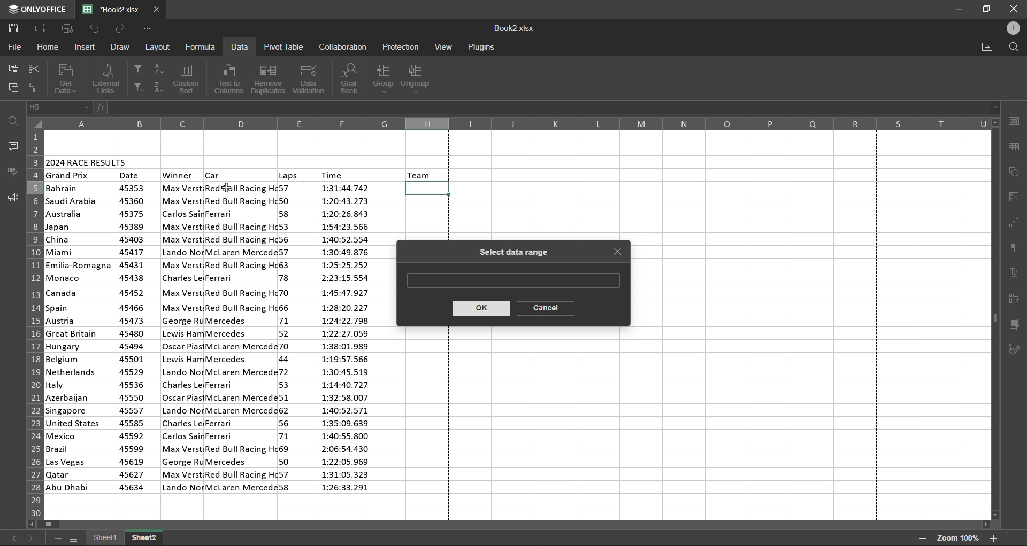 The image size is (1027, 546). What do you see at coordinates (1014, 224) in the screenshot?
I see `charts` at bounding box center [1014, 224].